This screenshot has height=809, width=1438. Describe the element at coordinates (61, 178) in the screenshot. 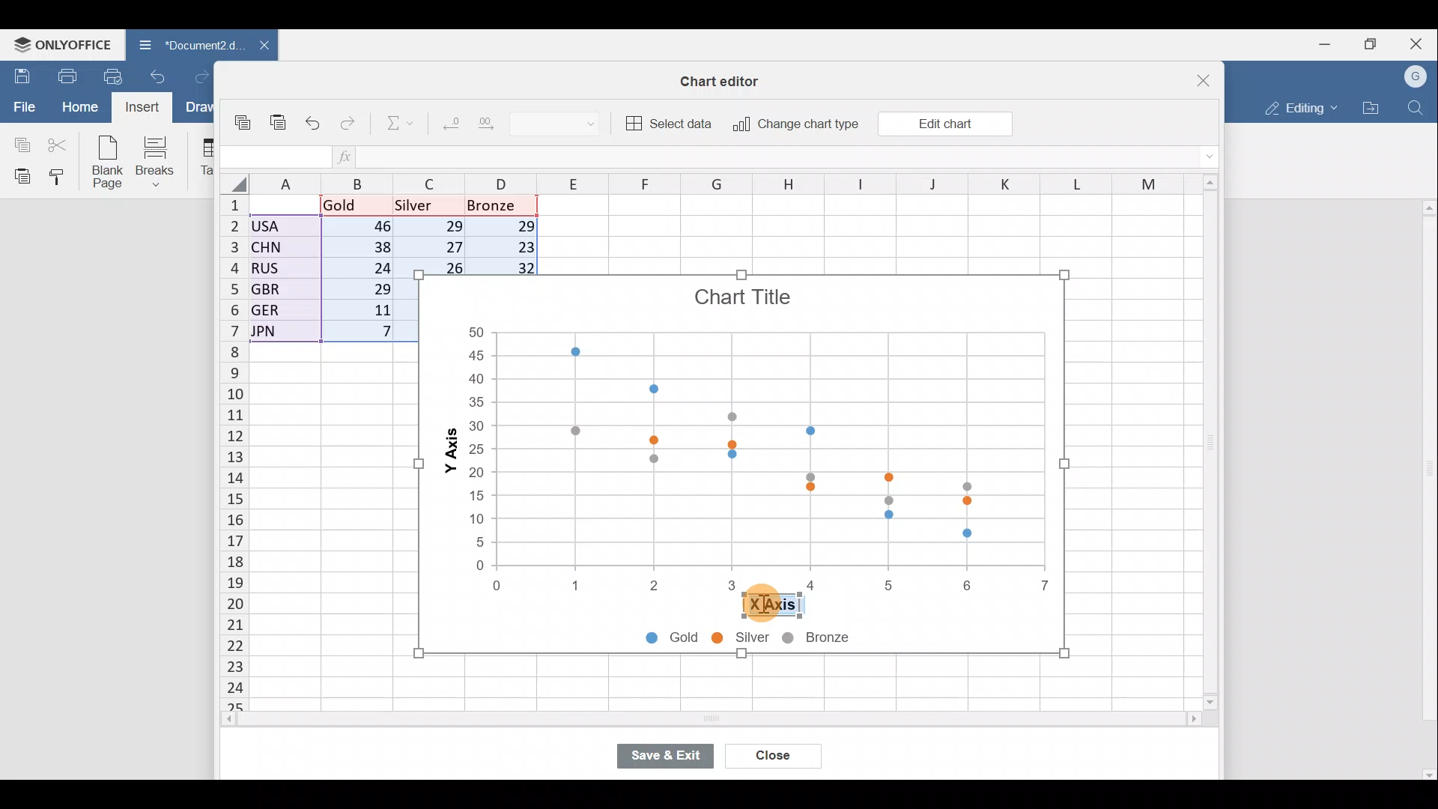

I see `Copy style` at that location.